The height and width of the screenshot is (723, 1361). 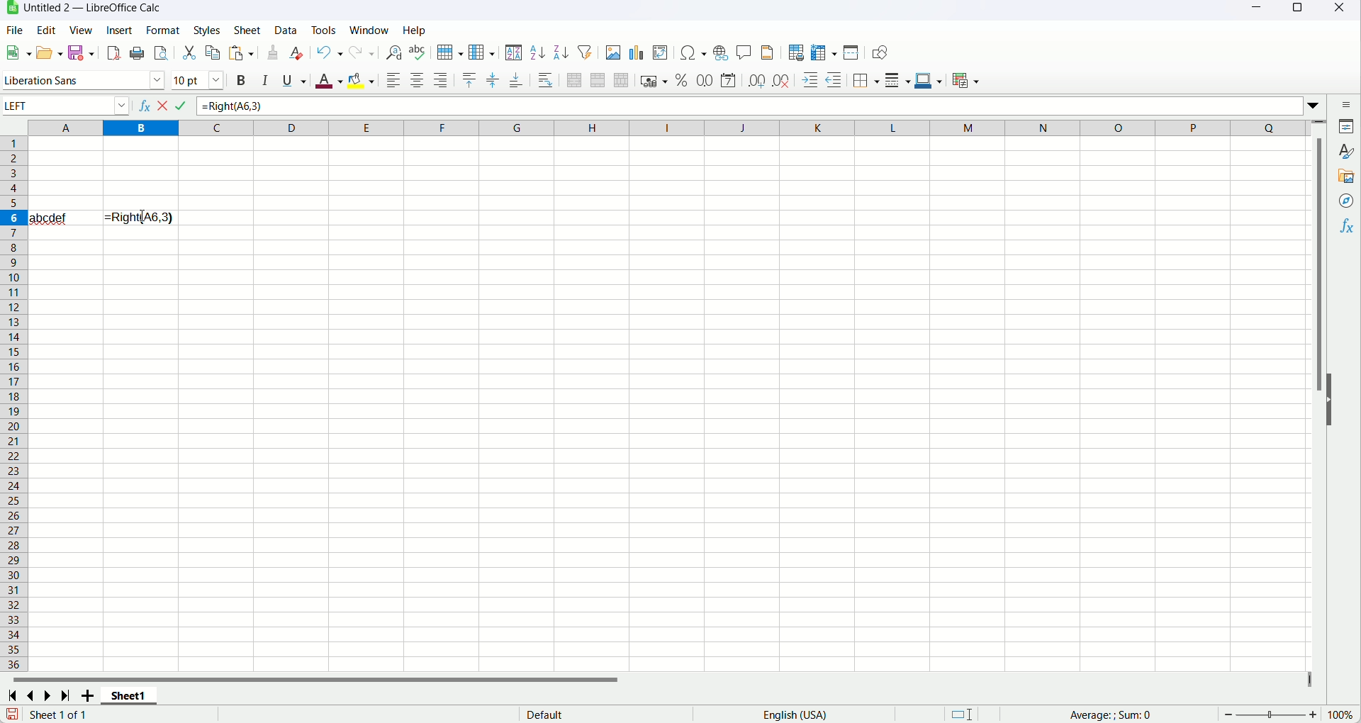 I want to click on Right (A6,3), so click(x=141, y=217).